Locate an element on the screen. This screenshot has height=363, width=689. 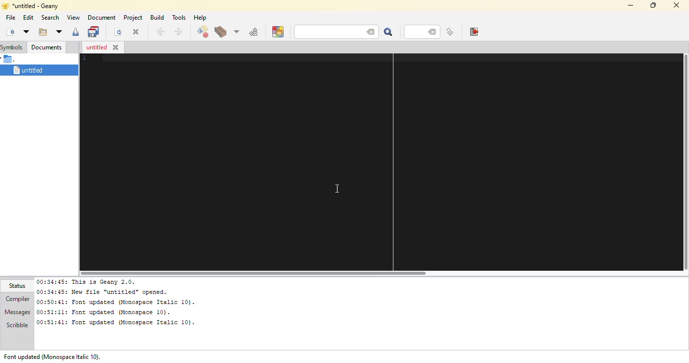
exit is located at coordinates (473, 32).